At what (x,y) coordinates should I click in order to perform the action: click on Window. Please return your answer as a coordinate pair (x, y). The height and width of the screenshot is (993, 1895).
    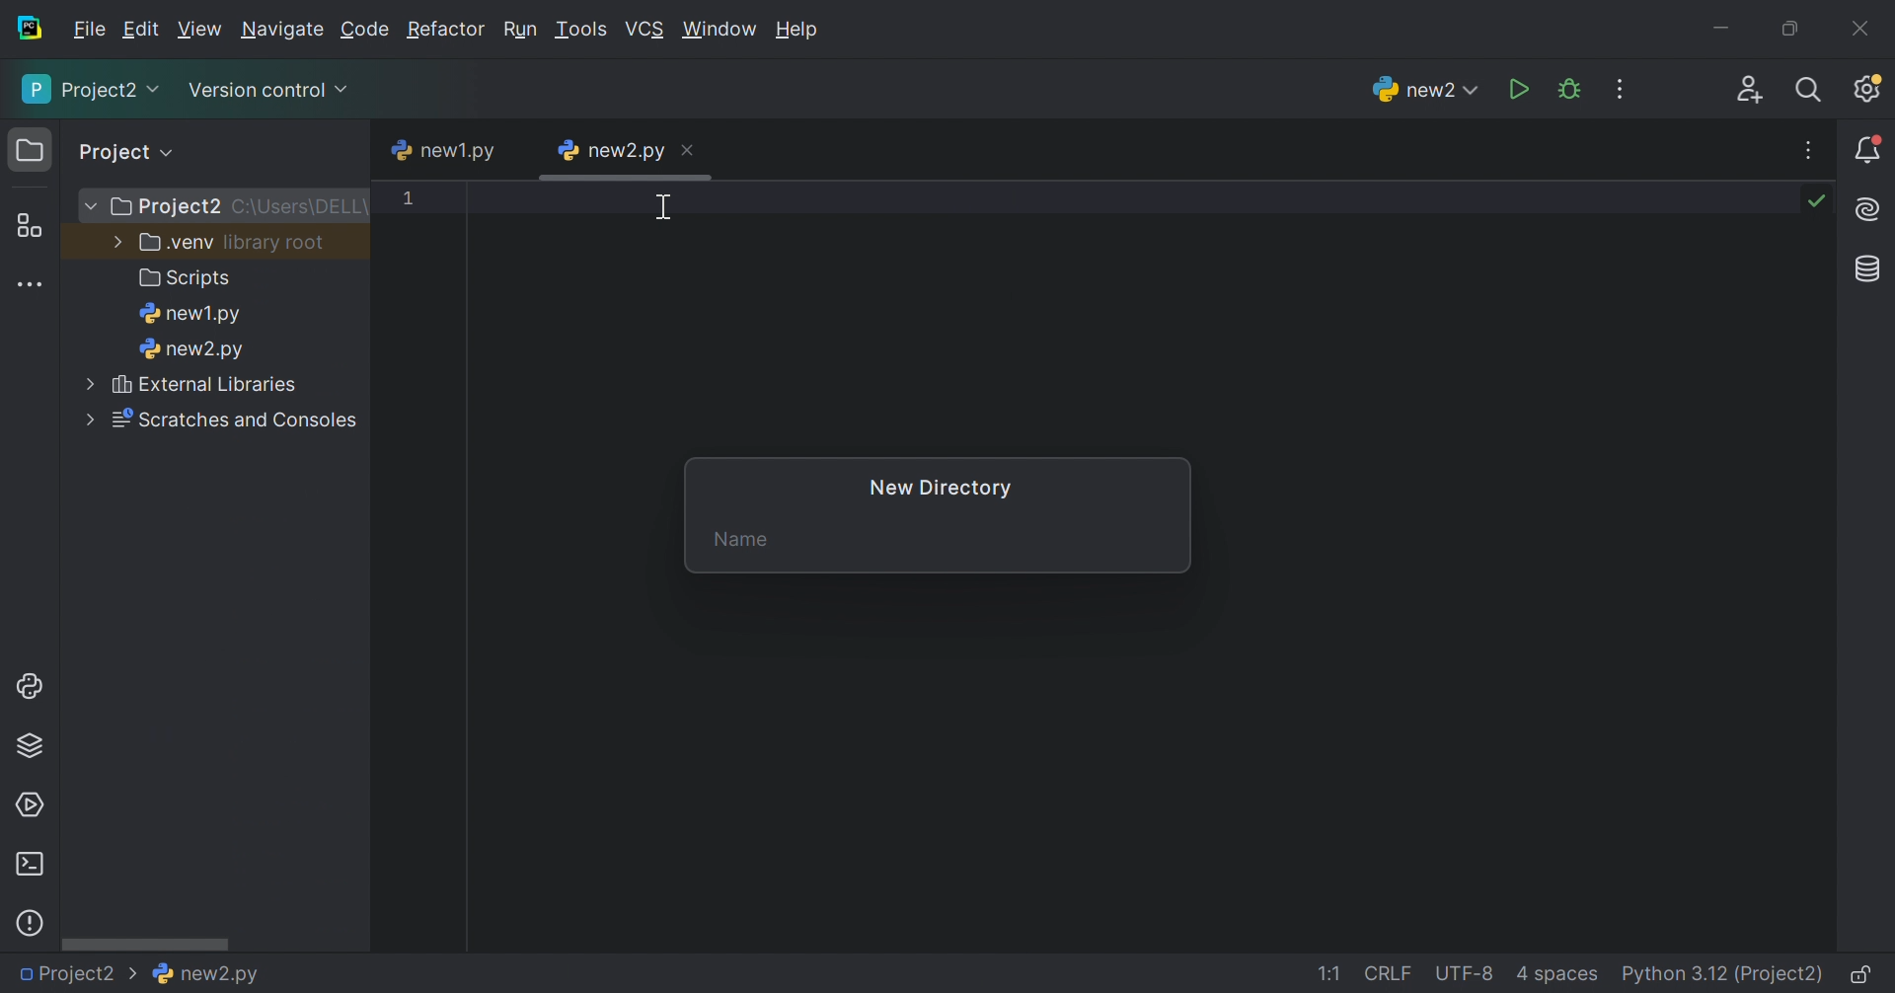
    Looking at the image, I should click on (720, 29).